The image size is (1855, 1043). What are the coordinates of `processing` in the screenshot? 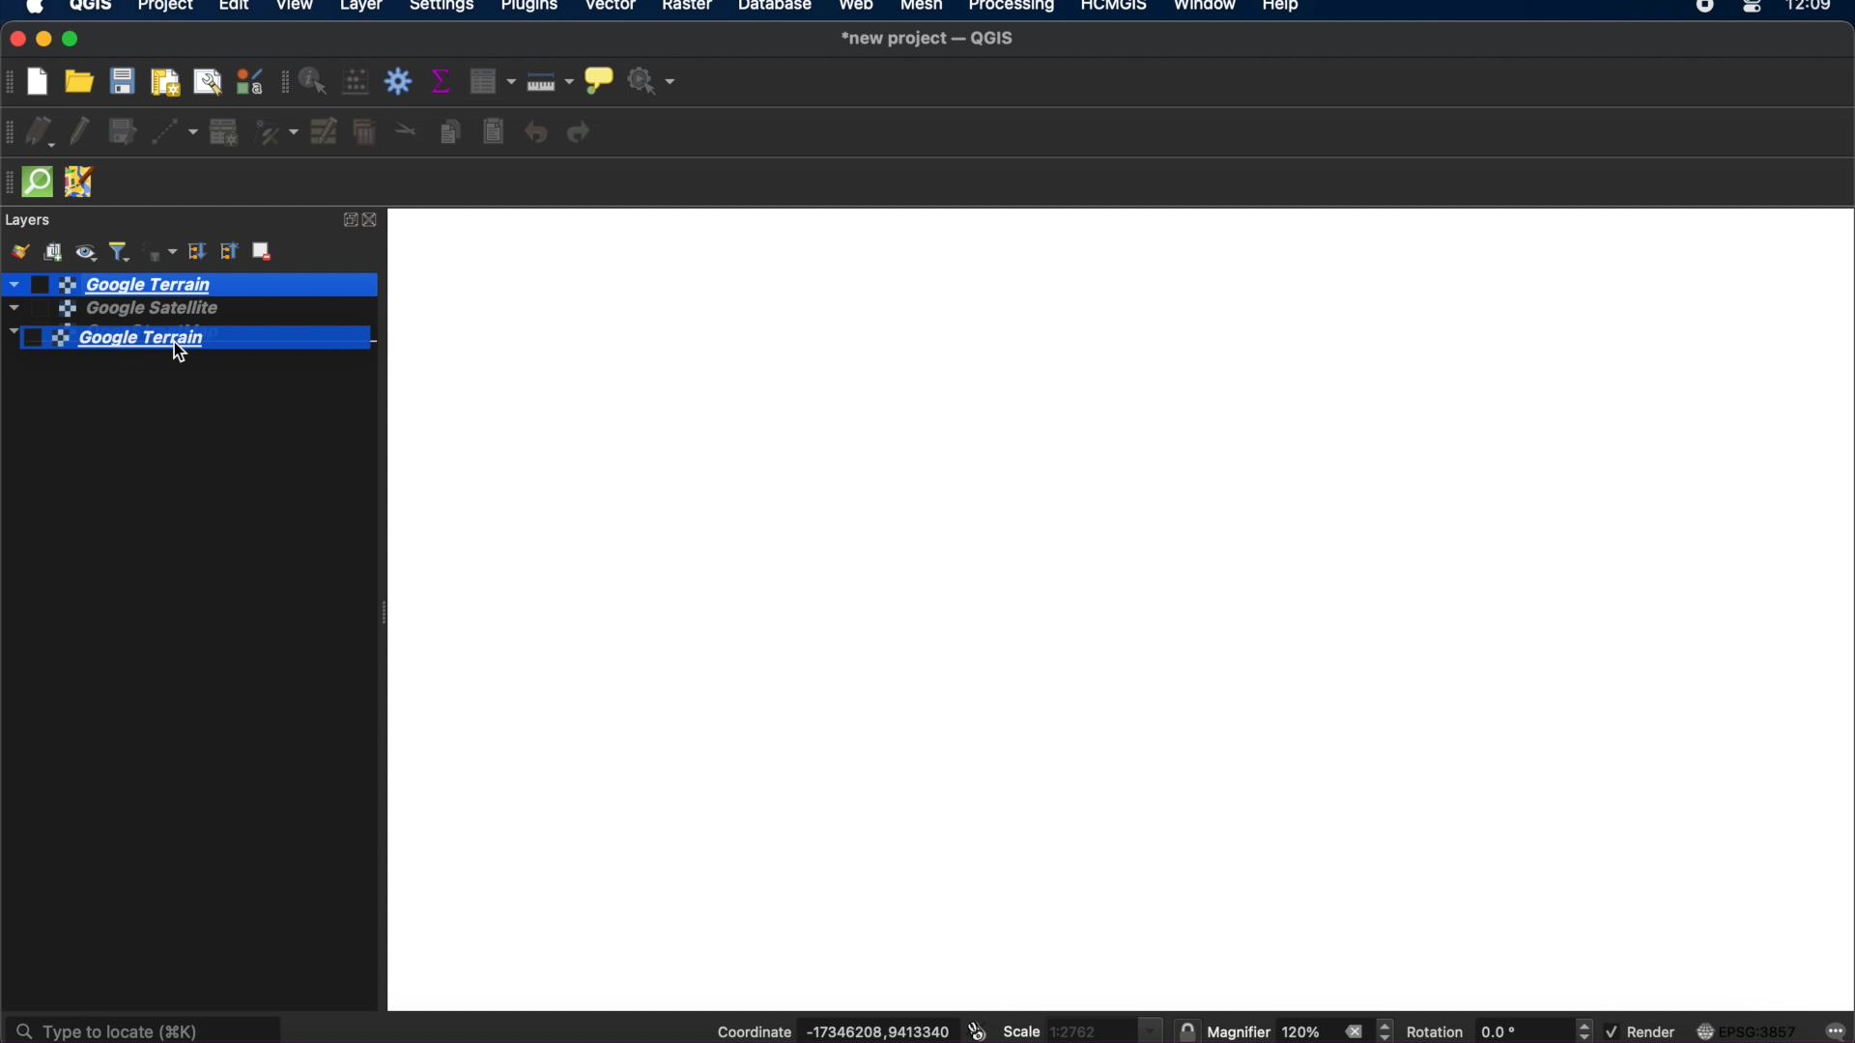 It's located at (1013, 8).